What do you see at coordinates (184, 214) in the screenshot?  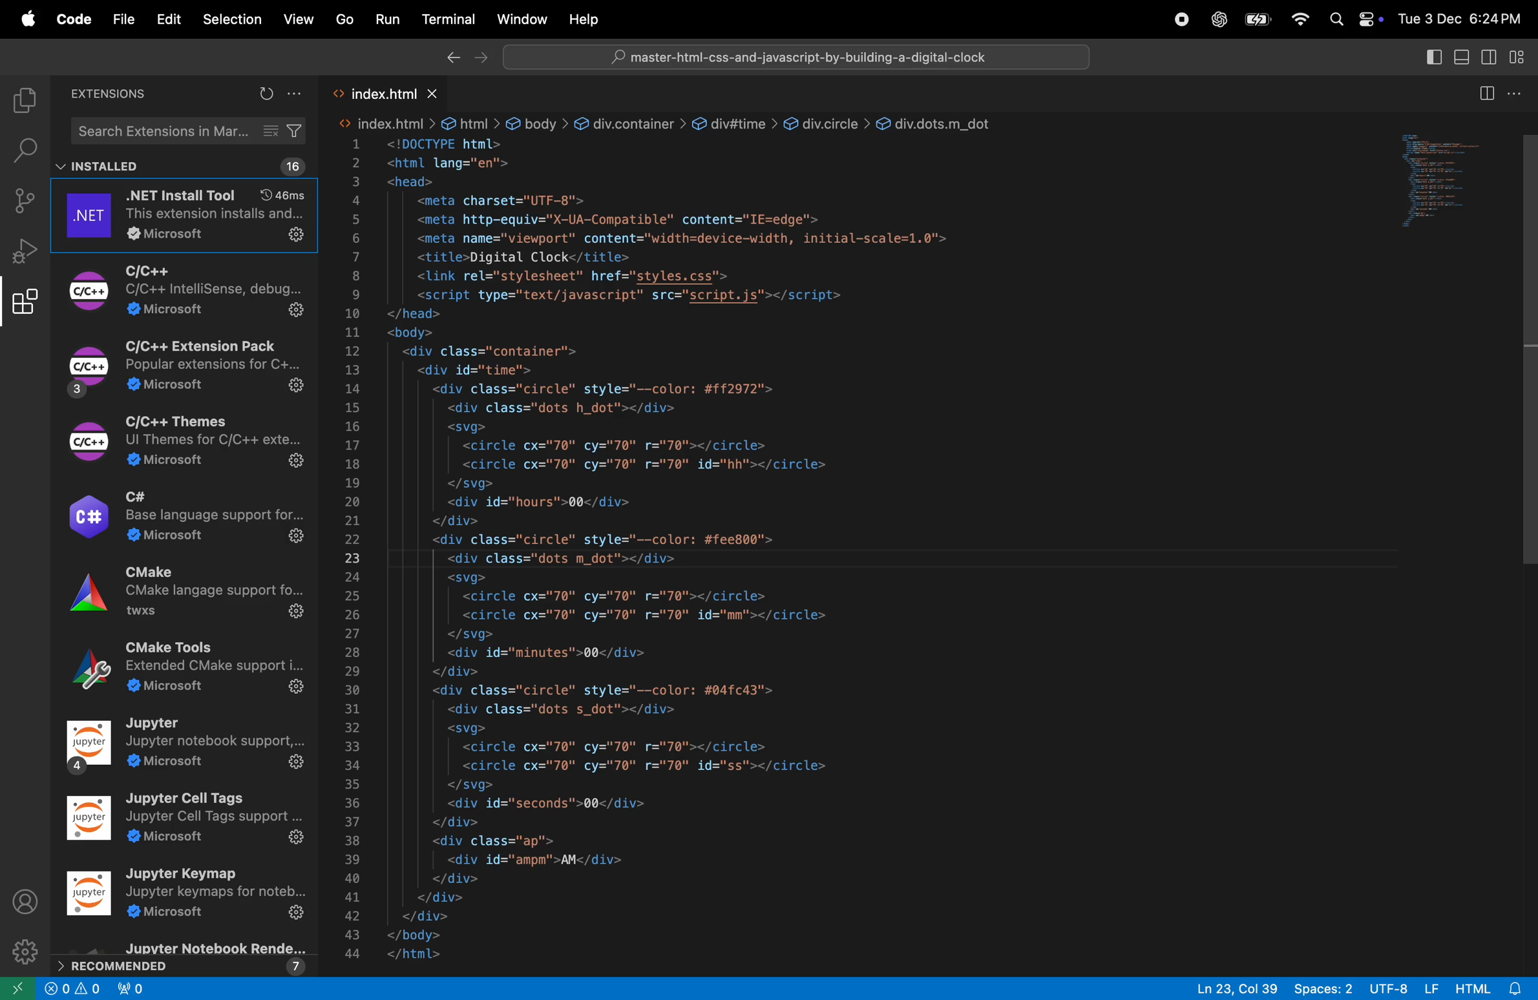 I see `.net tool extension` at bounding box center [184, 214].